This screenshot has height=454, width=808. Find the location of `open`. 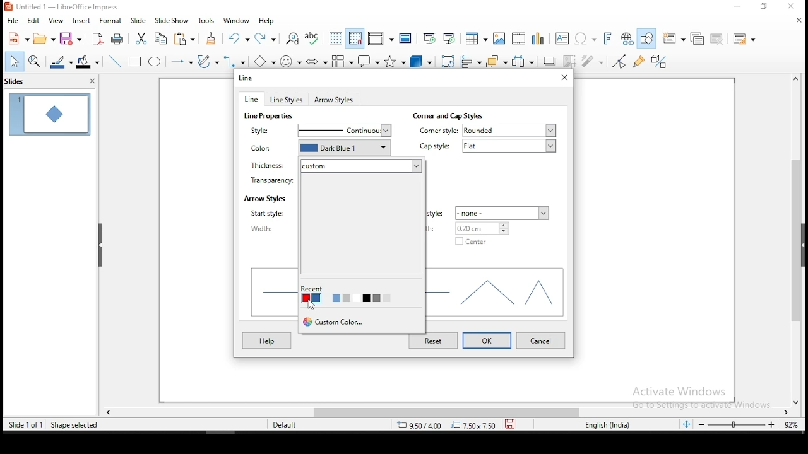

open is located at coordinates (43, 38).